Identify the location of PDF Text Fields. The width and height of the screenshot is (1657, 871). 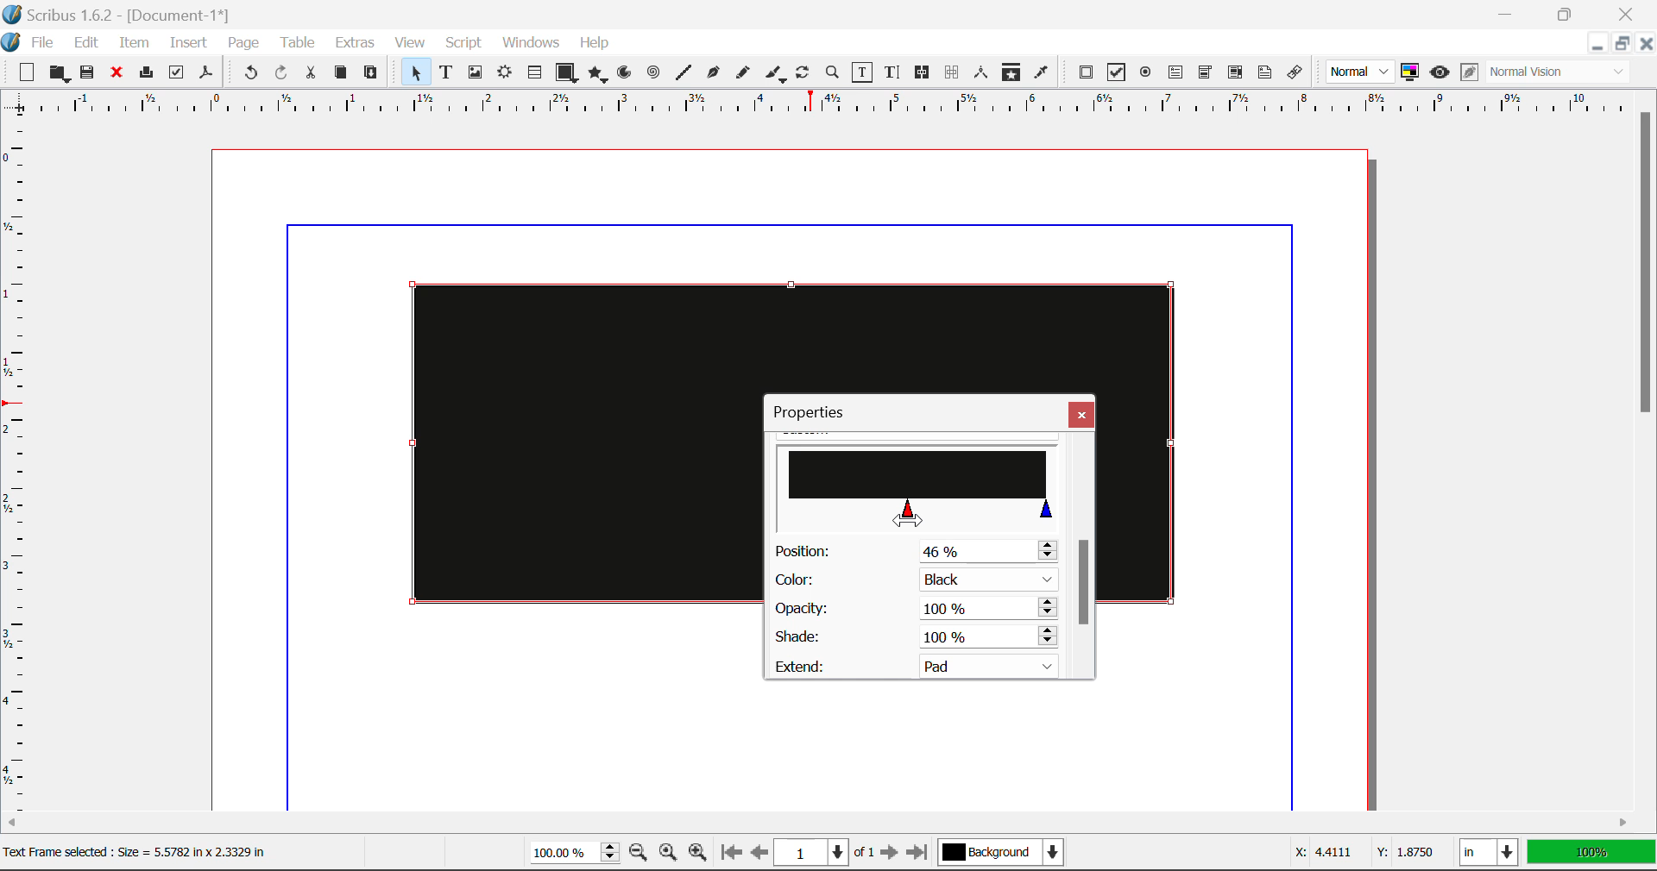
(1175, 72).